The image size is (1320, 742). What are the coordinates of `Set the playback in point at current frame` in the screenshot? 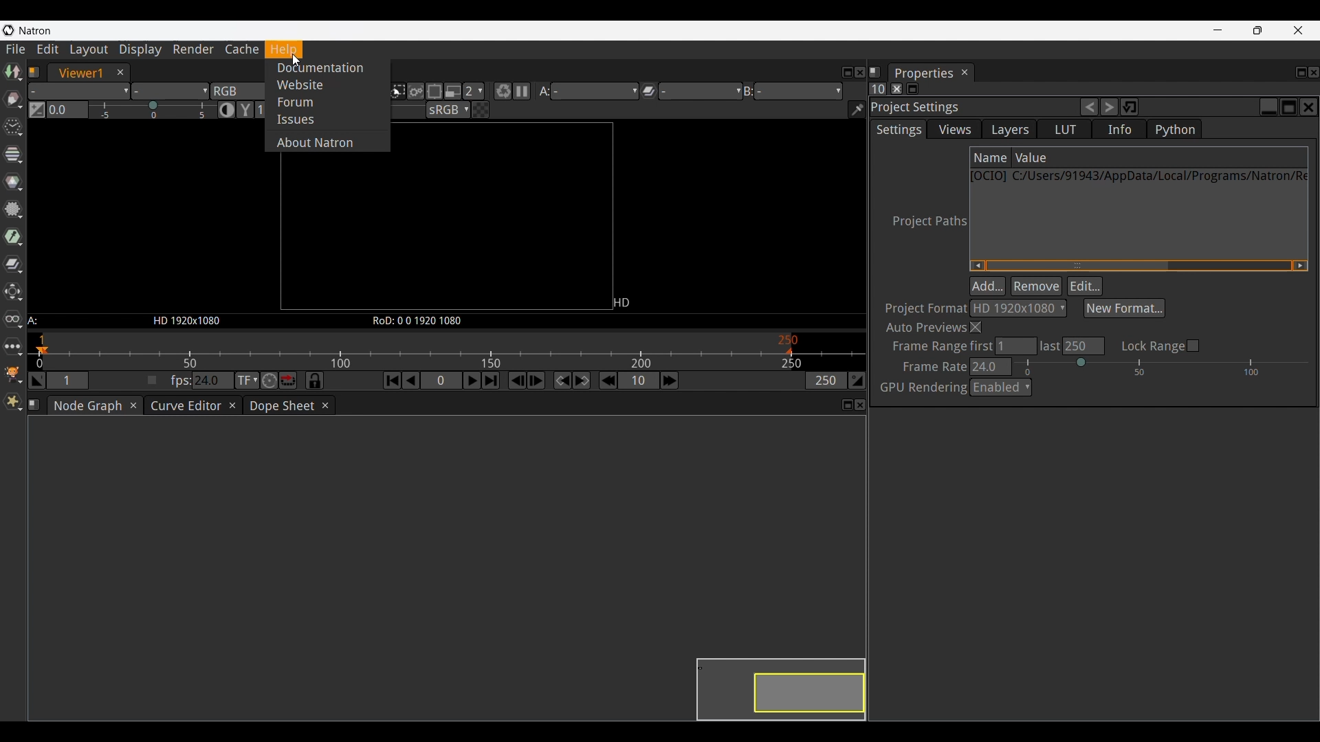 It's located at (36, 380).